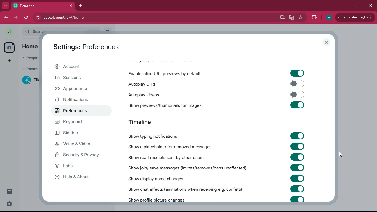  I want to click on show read receipts sent by other users, so click(170, 157).